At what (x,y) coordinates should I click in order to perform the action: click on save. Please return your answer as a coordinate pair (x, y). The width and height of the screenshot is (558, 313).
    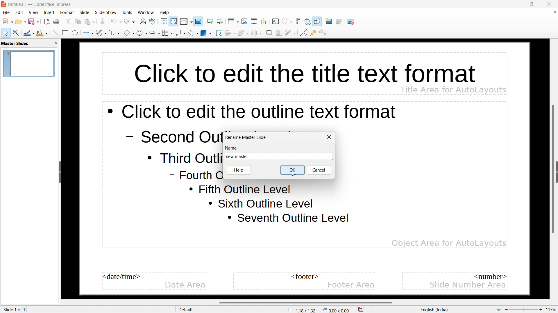
    Looking at the image, I should click on (34, 21).